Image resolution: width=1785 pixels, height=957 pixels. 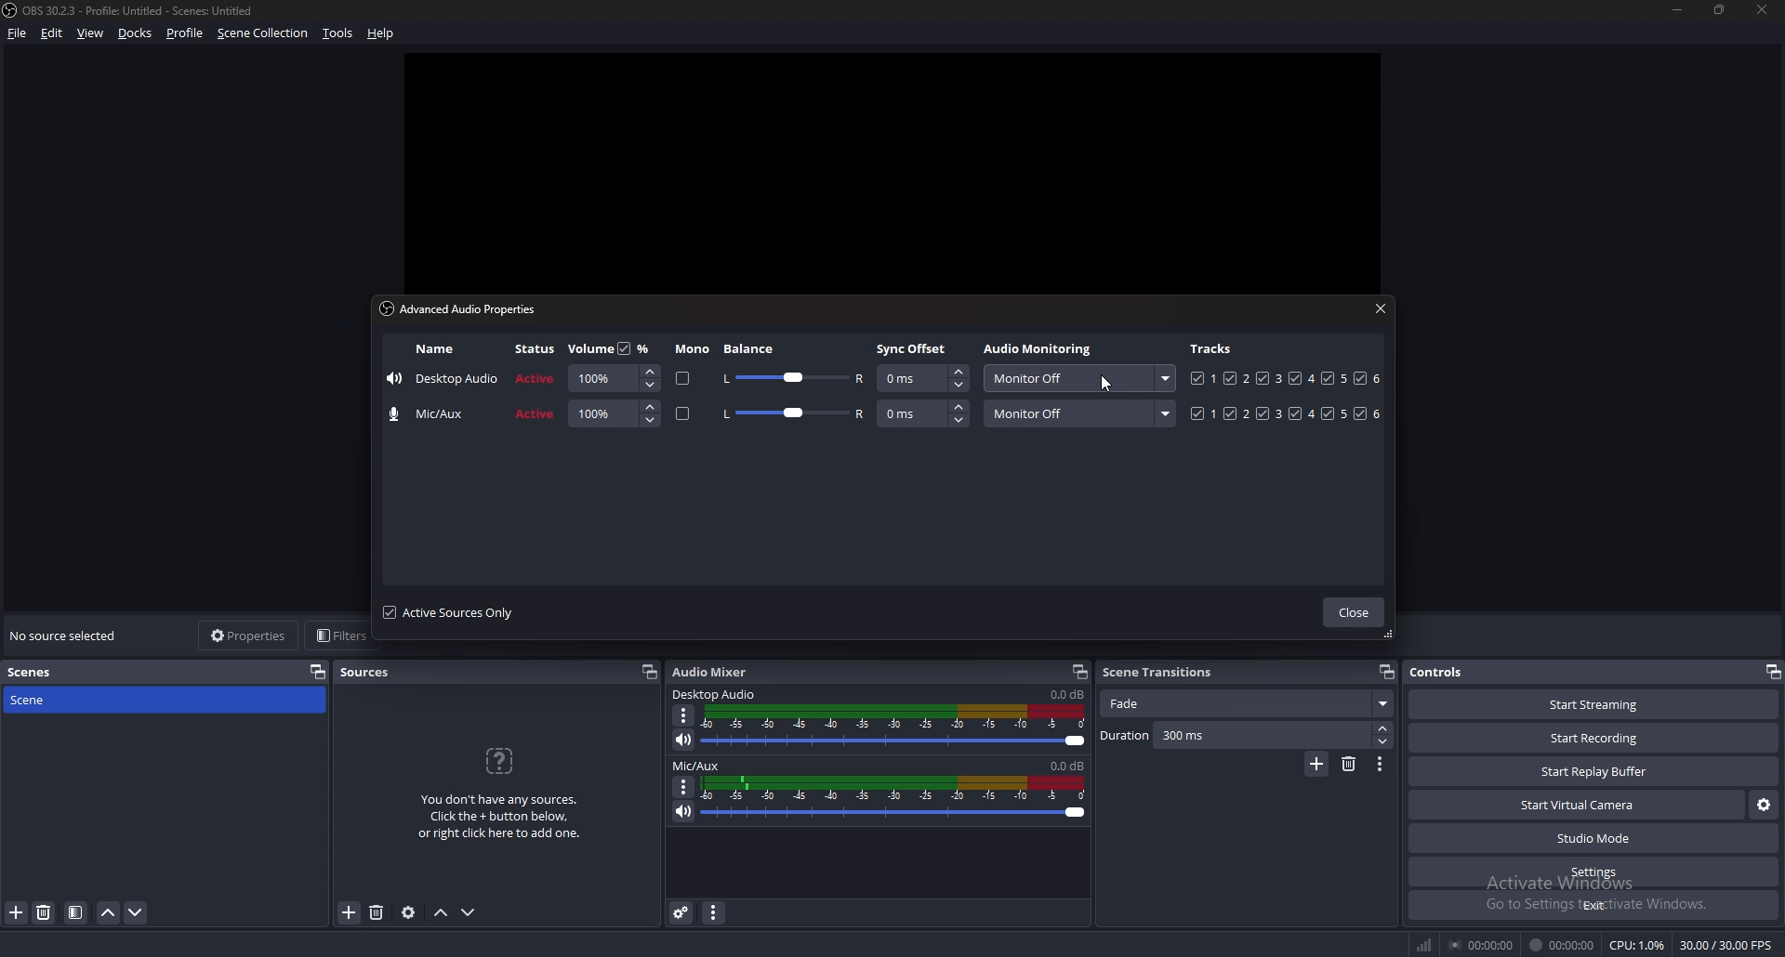 I want to click on settings, so click(x=1593, y=872).